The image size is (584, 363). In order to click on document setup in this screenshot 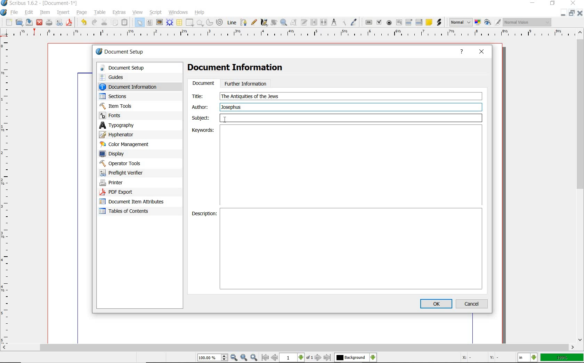, I will do `click(134, 68)`.